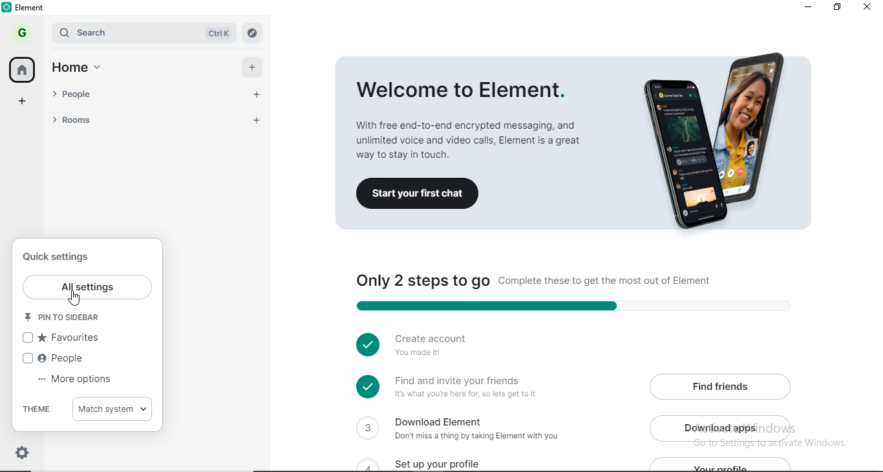 The height and width of the screenshot is (472, 883). I want to click on close, so click(868, 8).